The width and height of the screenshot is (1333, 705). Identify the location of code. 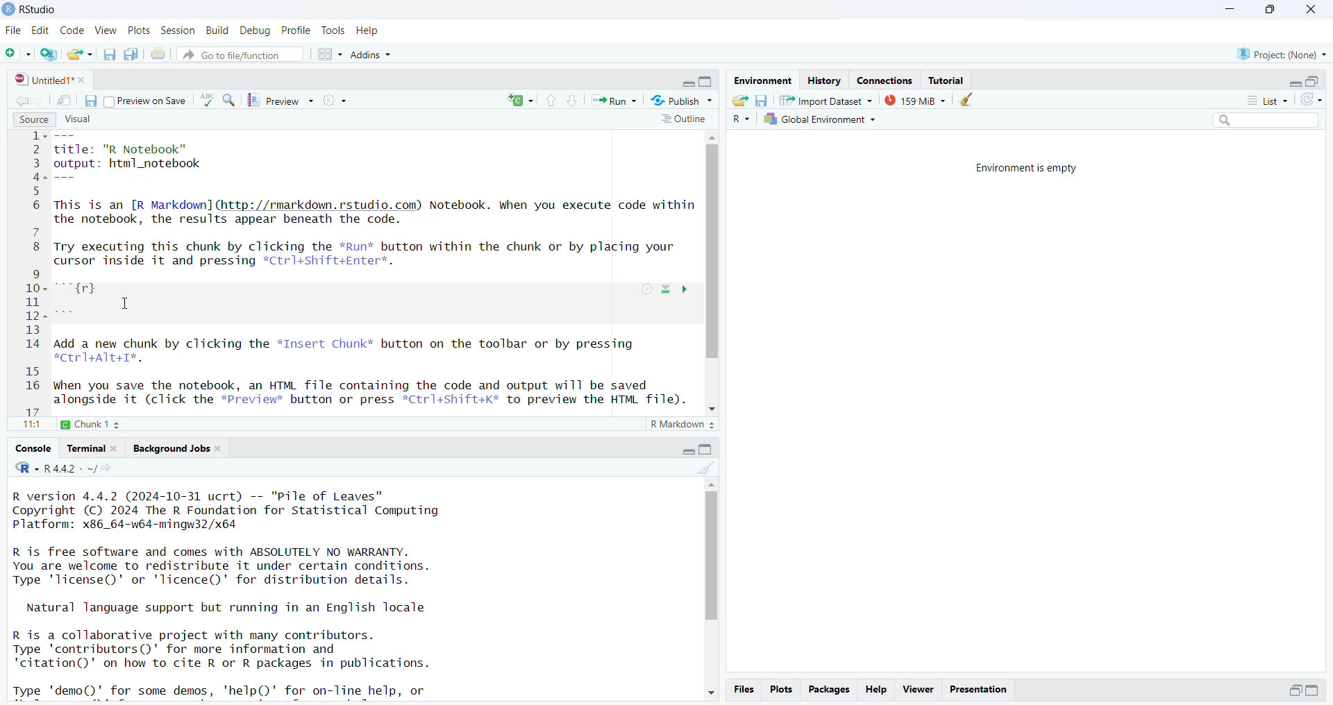
(74, 30).